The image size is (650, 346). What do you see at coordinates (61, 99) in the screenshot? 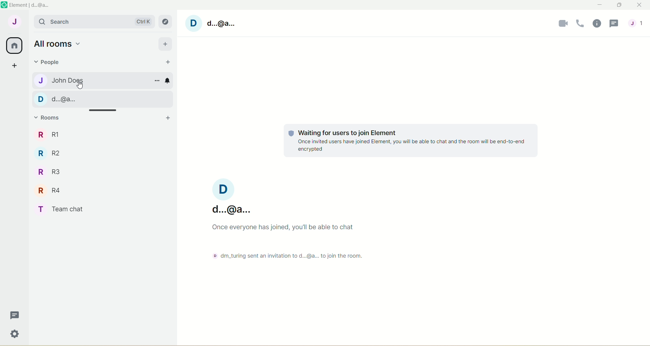
I see `D d.@a..` at bounding box center [61, 99].